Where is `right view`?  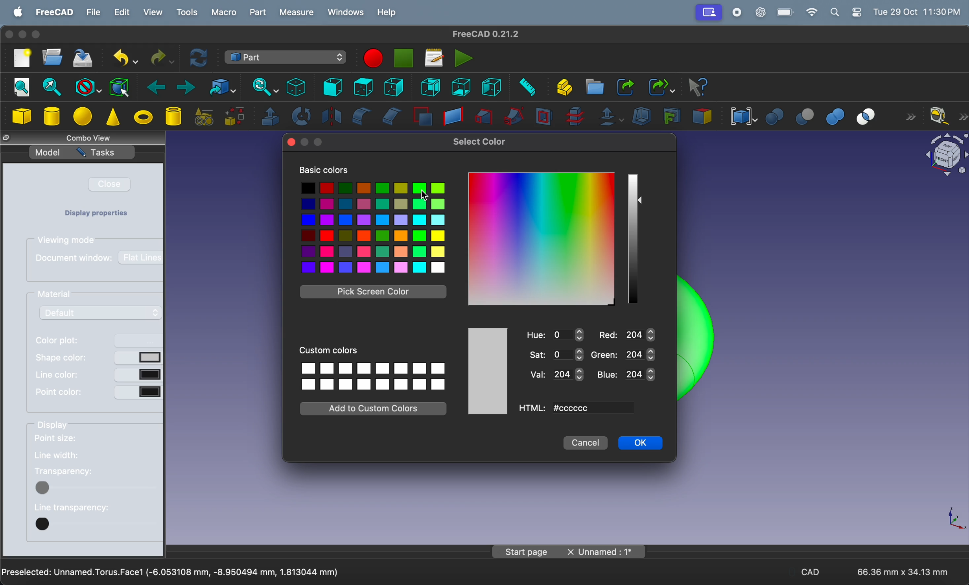 right view is located at coordinates (393, 87).